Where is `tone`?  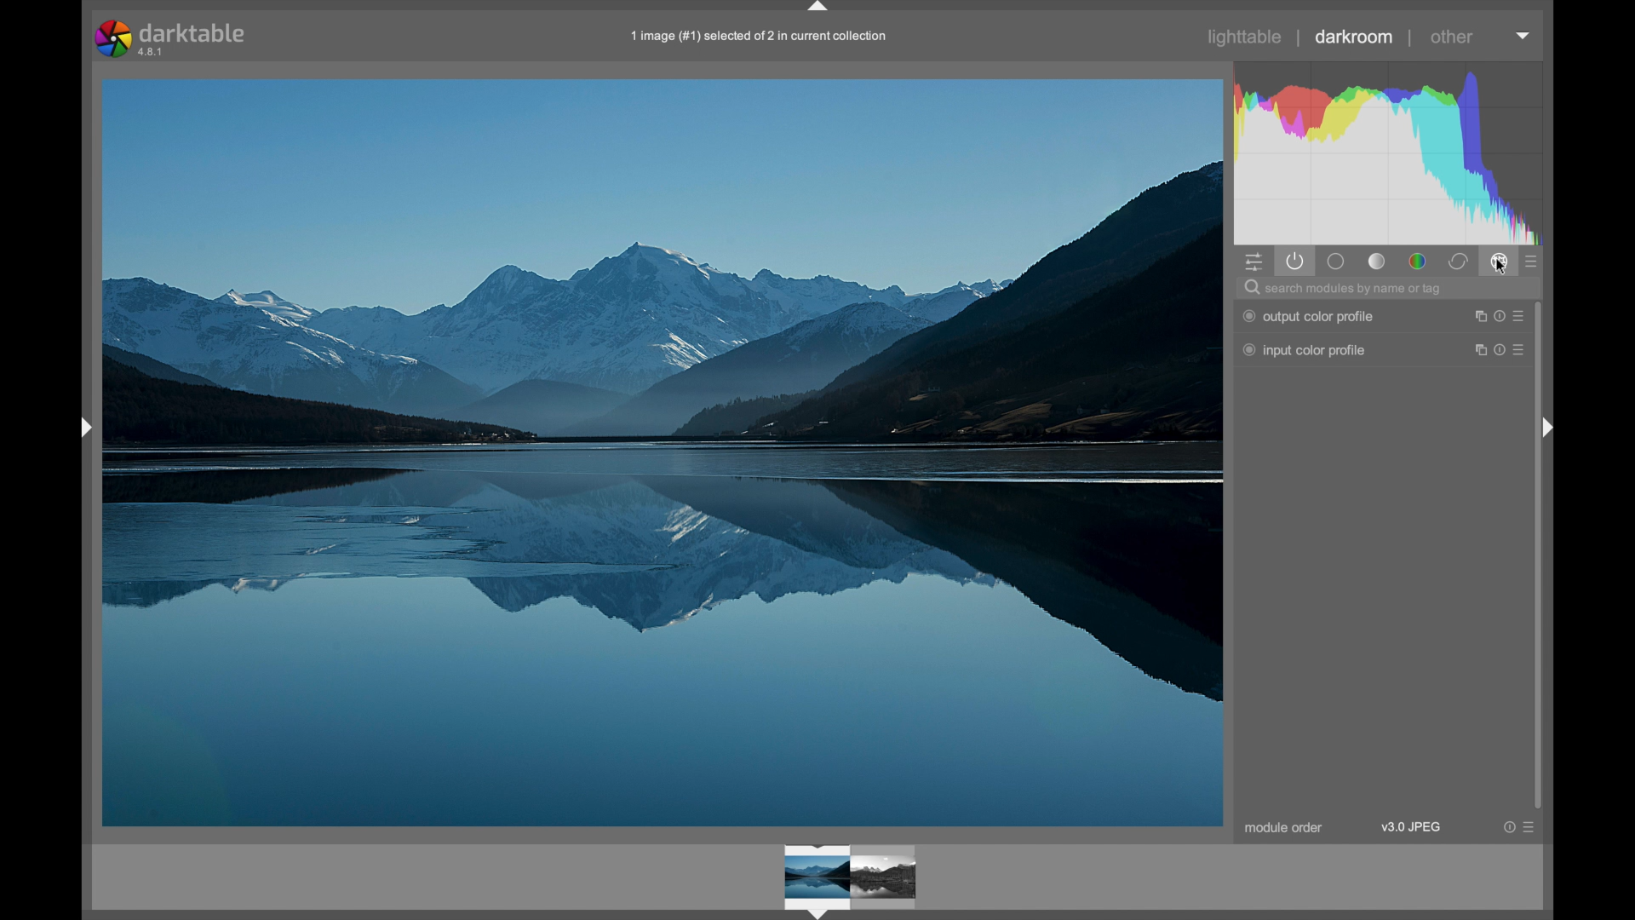
tone is located at coordinates (1378, 262).